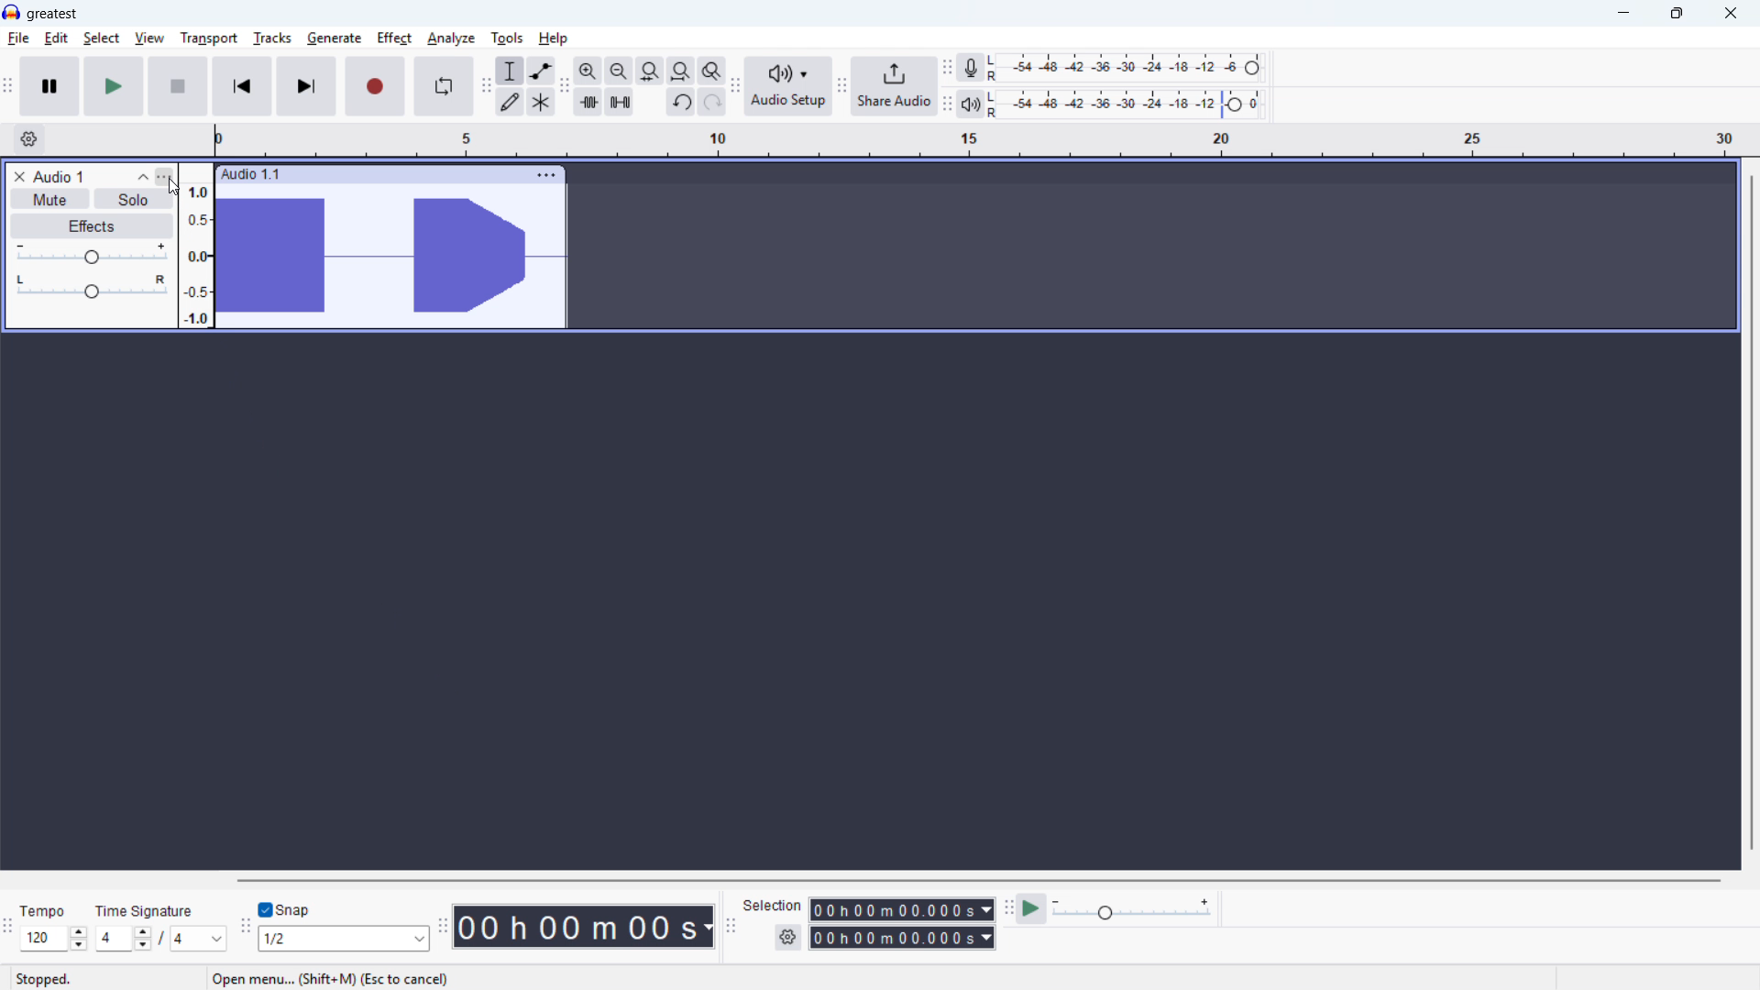 Image resolution: width=1760 pixels, height=990 pixels. What do you see at coordinates (7, 88) in the screenshot?
I see `Transport toolbar ` at bounding box center [7, 88].